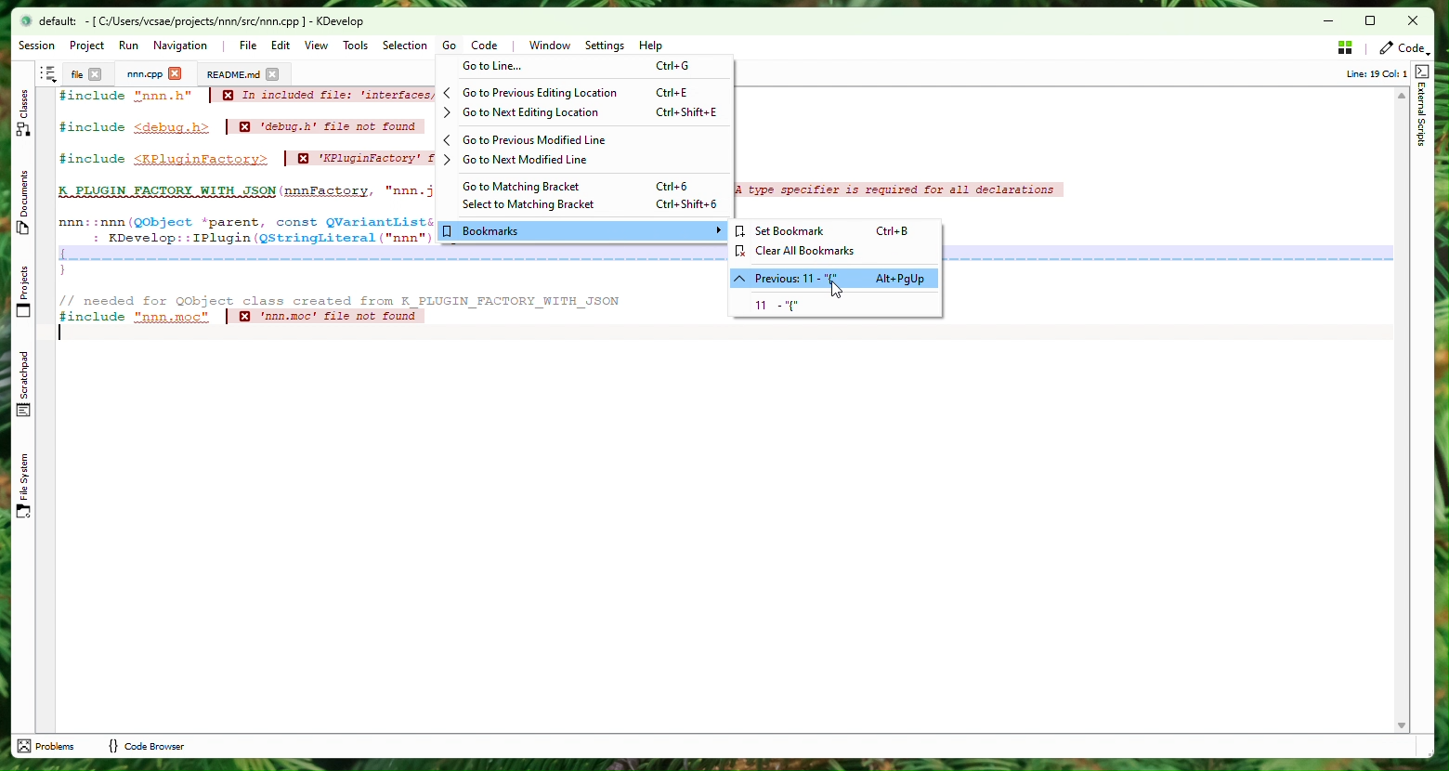 The width and height of the screenshot is (1449, 771). Describe the element at coordinates (549, 46) in the screenshot. I see `Window` at that location.